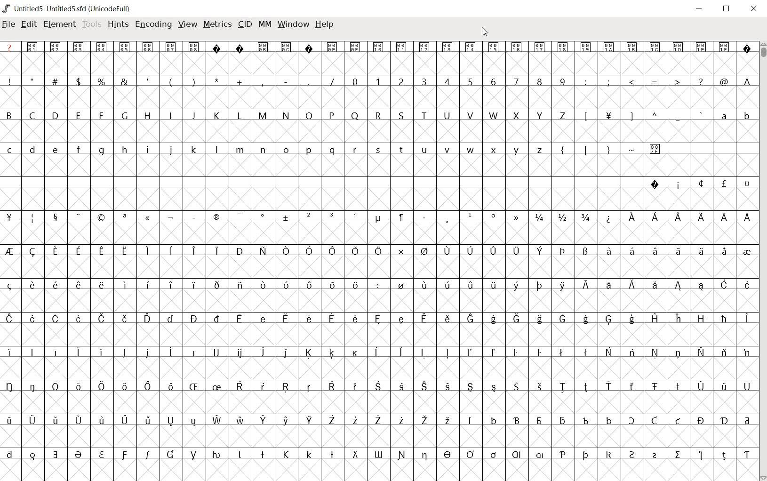 The image size is (767, 481). What do you see at coordinates (148, 386) in the screenshot?
I see `Symbol` at bounding box center [148, 386].